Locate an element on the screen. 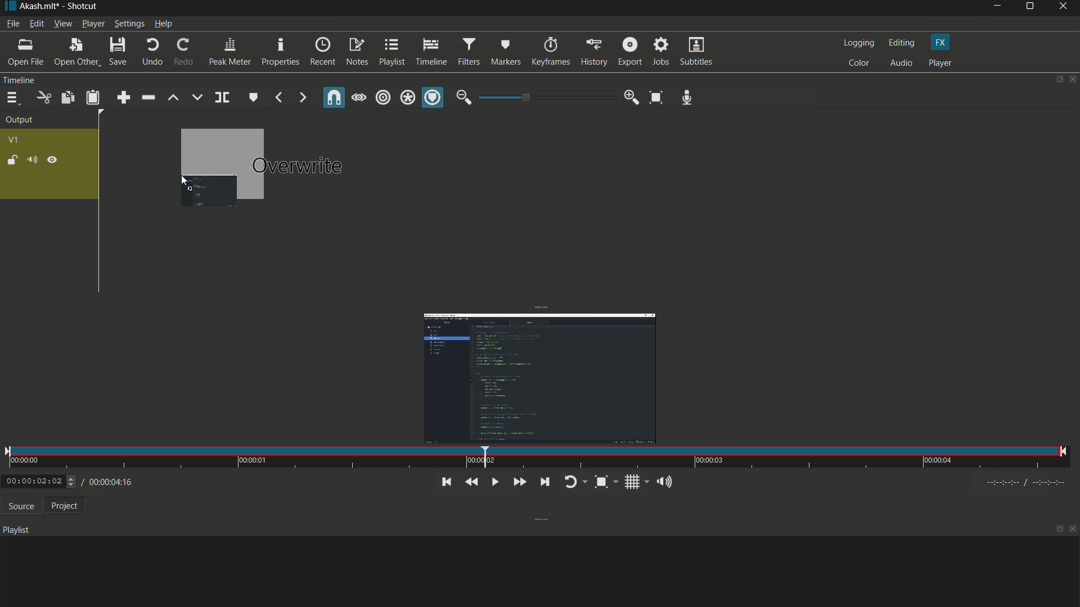 Image resolution: width=1080 pixels, height=607 pixels. zoom in is located at coordinates (632, 97).